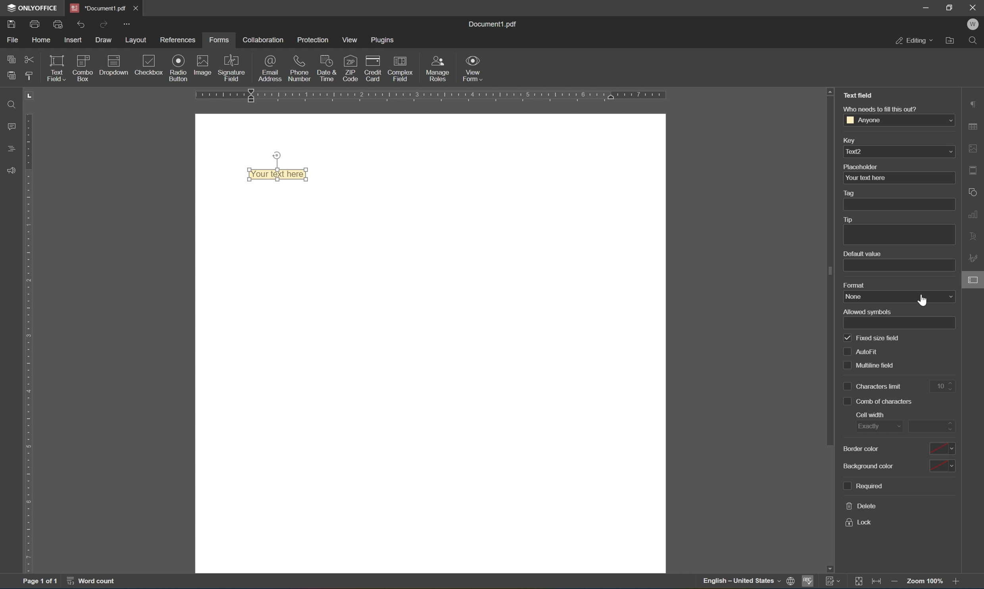  What do you see at coordinates (926, 8) in the screenshot?
I see `minimize` at bounding box center [926, 8].